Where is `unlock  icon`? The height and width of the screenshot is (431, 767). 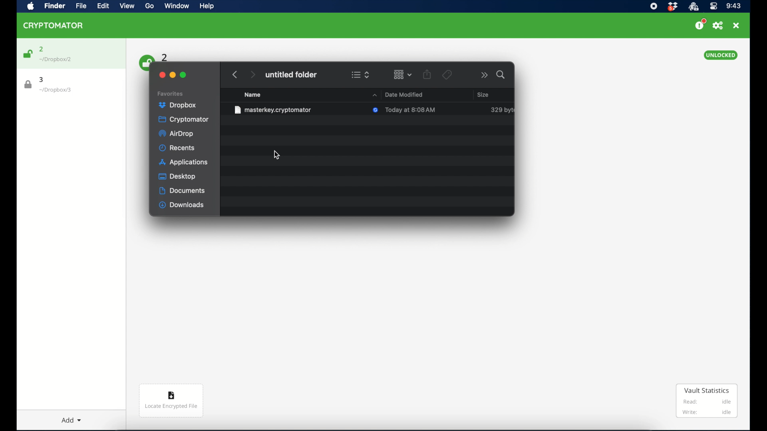
unlock  icon is located at coordinates (27, 54).